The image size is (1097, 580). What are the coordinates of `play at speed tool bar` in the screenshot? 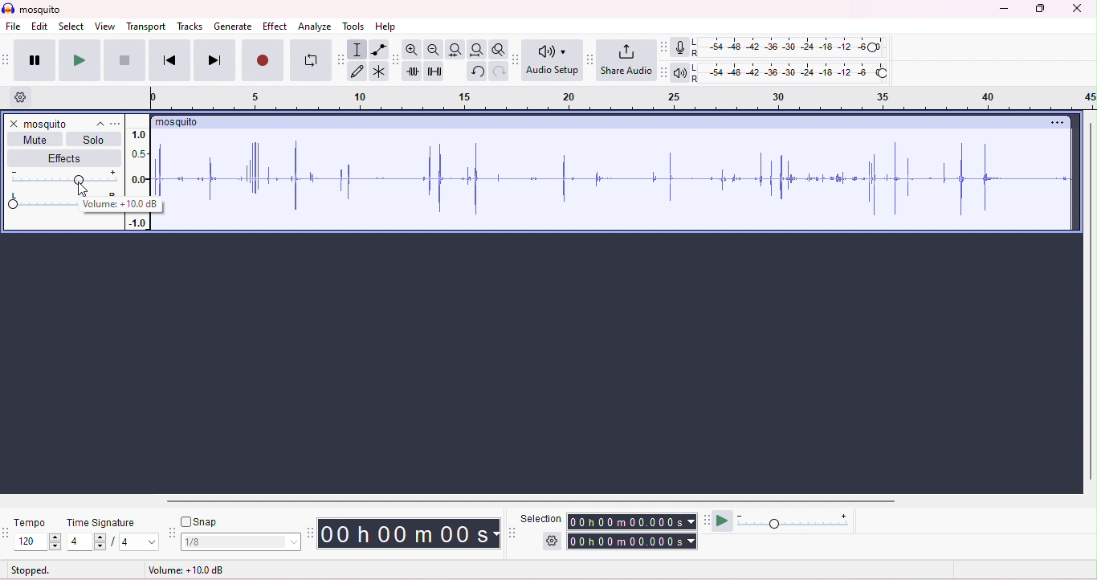 It's located at (706, 520).